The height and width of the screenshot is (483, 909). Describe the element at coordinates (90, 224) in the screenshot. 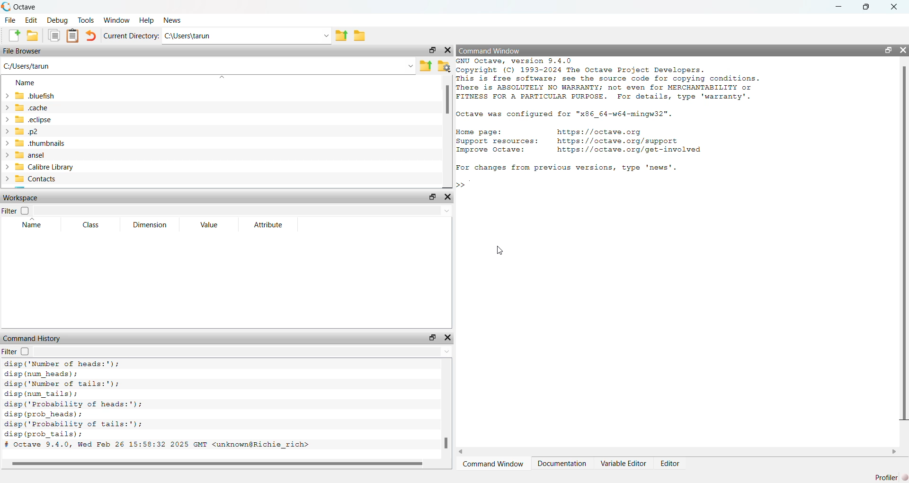

I see `Class` at that location.